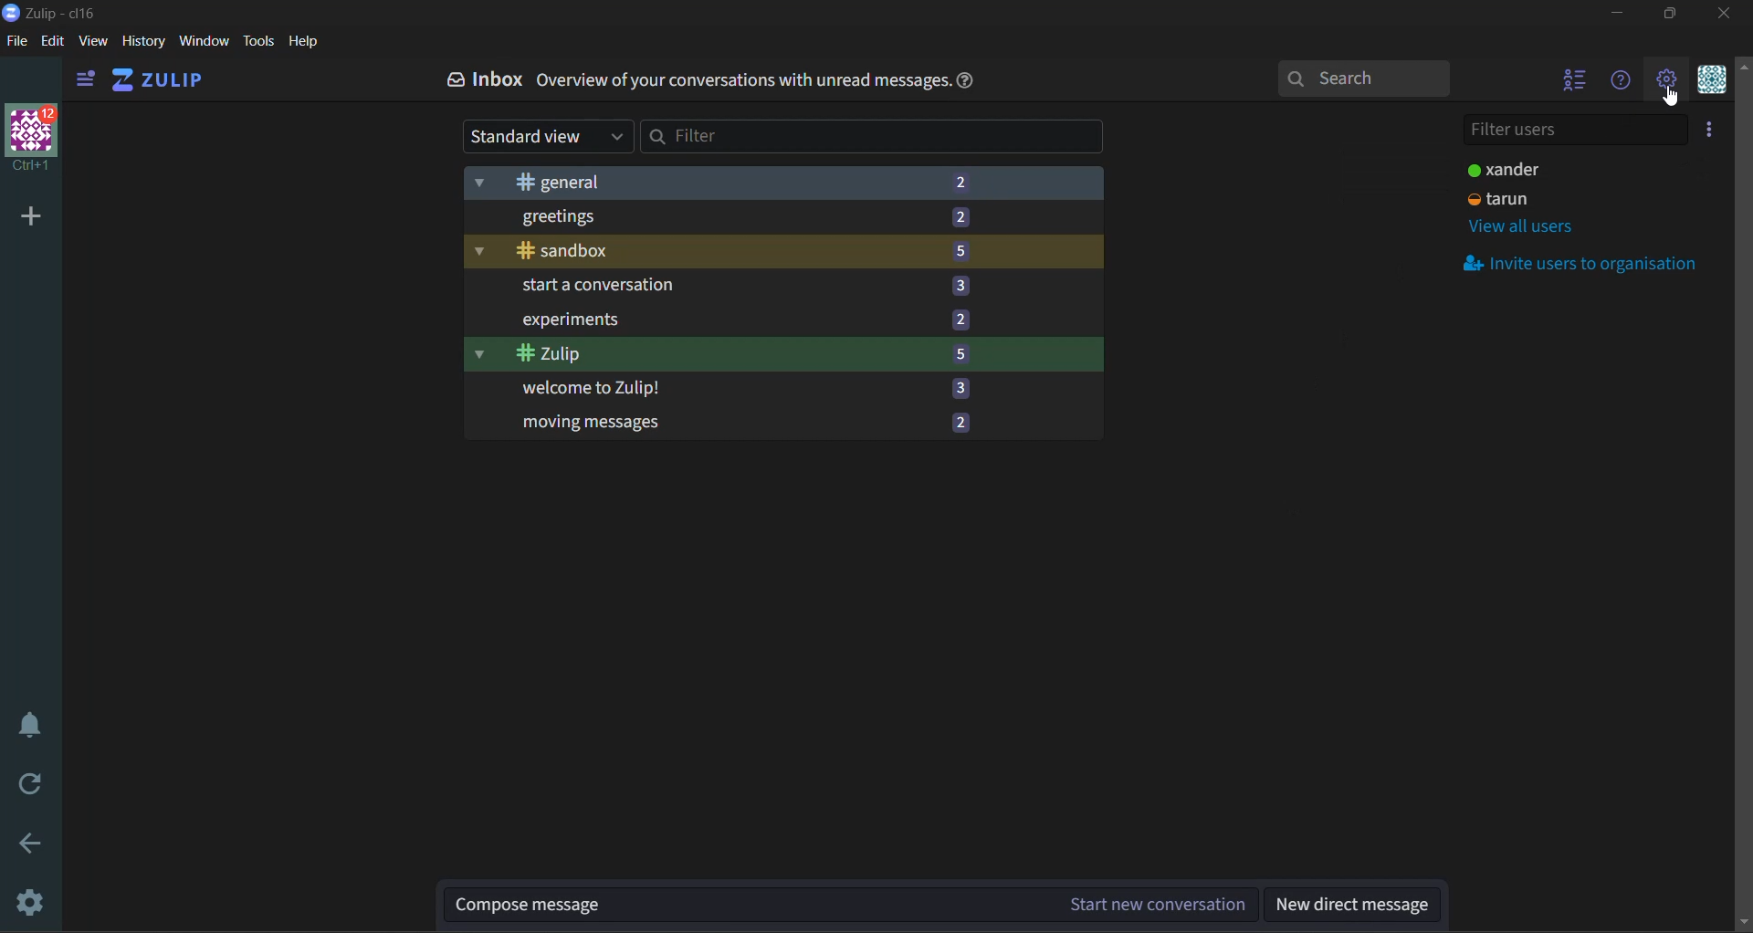  Describe the element at coordinates (1712, 83) in the screenshot. I see `menu` at that location.